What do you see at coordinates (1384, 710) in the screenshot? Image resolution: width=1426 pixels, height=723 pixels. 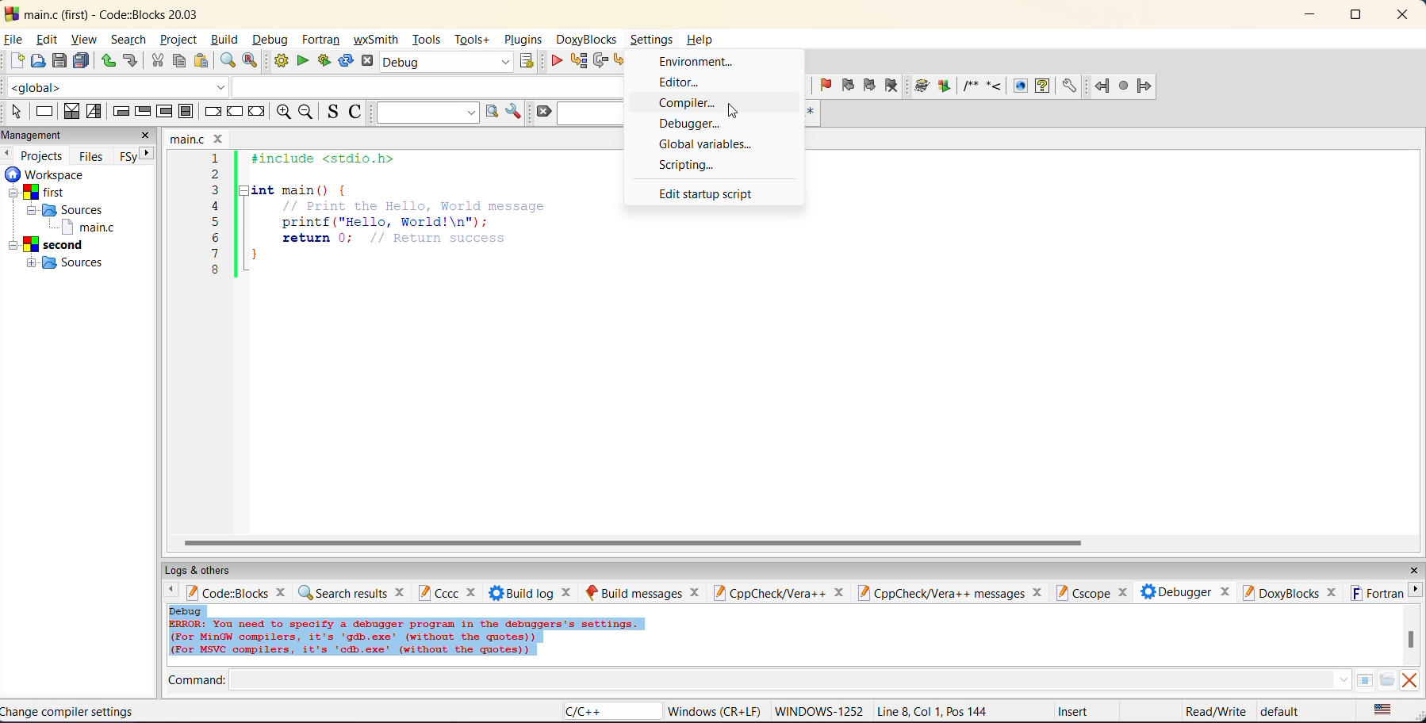 I see `text language` at bounding box center [1384, 710].